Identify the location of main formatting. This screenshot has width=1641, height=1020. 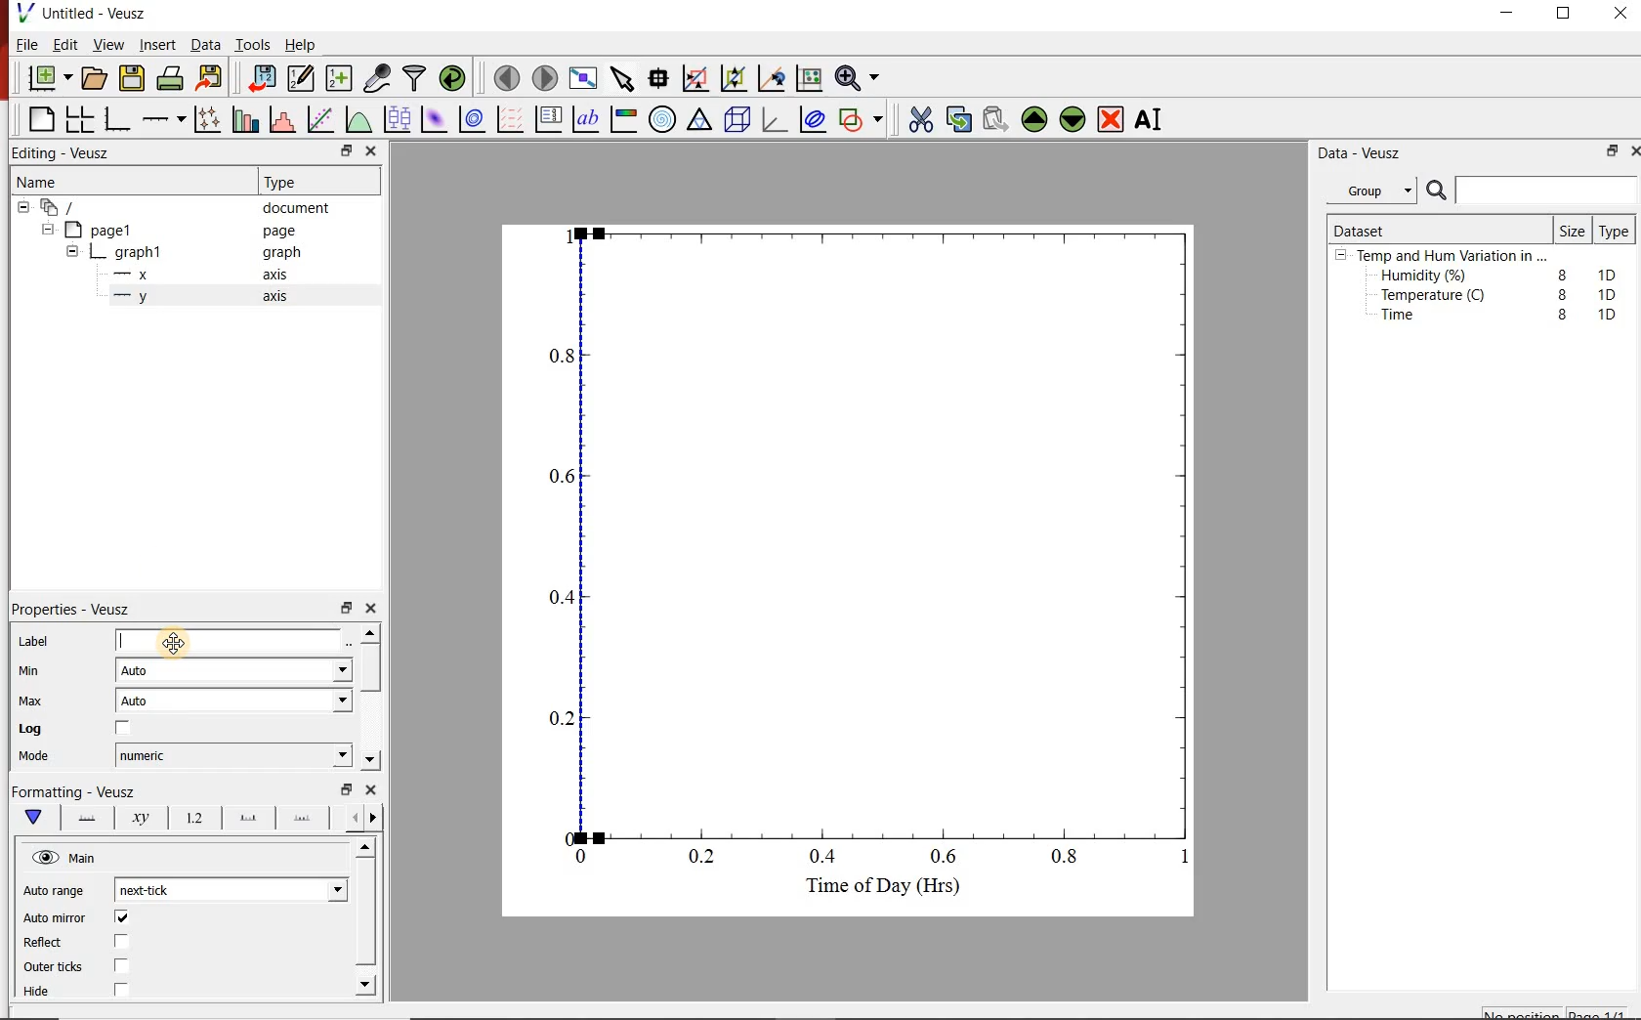
(35, 819).